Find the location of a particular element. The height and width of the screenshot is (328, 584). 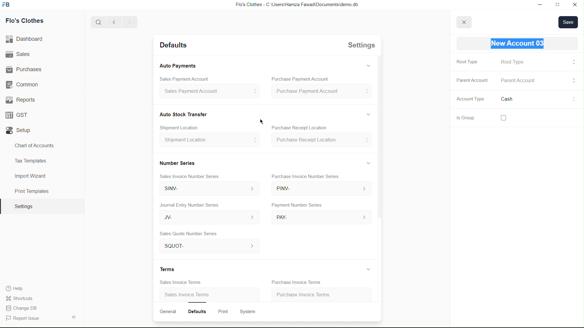

Chart of Accounts is located at coordinates (33, 145).